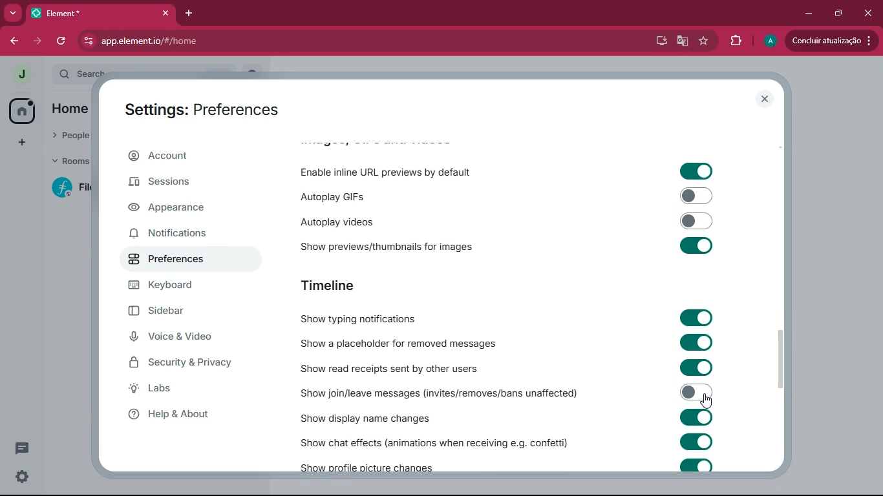 The height and width of the screenshot is (496, 883). Describe the element at coordinates (697, 221) in the screenshot. I see `toggle on/off` at that location.